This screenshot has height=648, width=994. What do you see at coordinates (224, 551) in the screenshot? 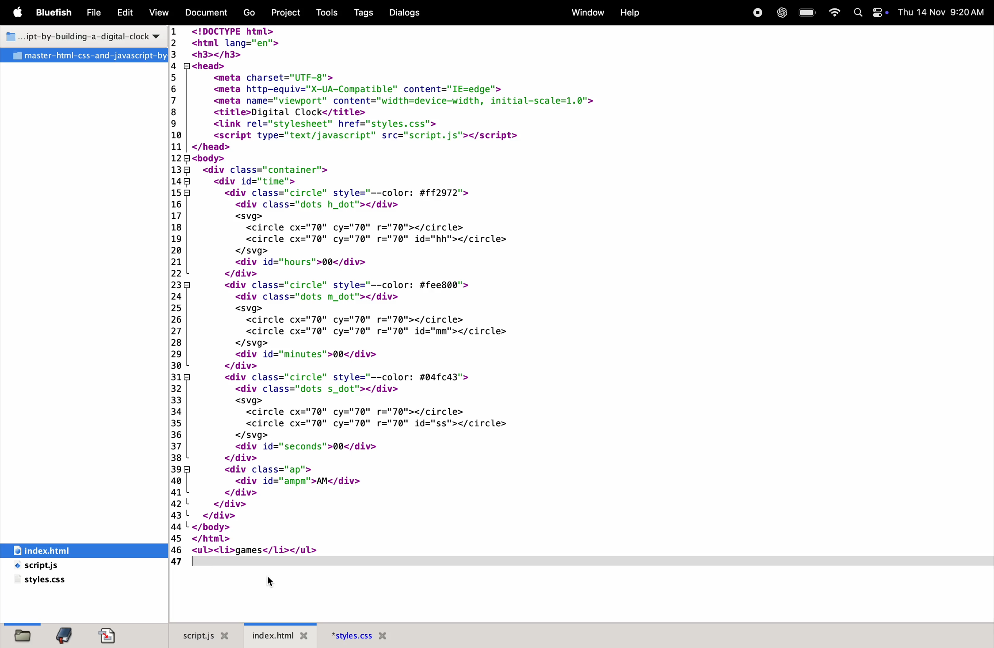
I see `unordered list` at bounding box center [224, 551].